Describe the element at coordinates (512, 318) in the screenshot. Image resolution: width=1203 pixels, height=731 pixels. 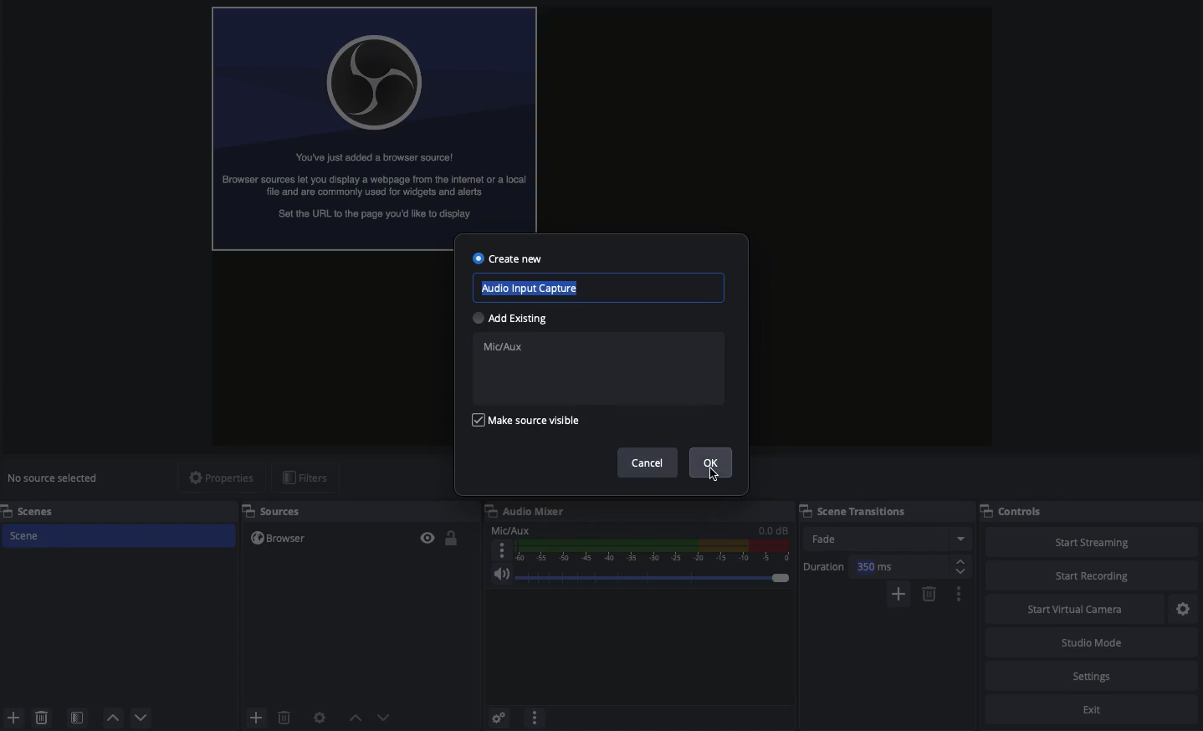
I see `Add existing` at that location.